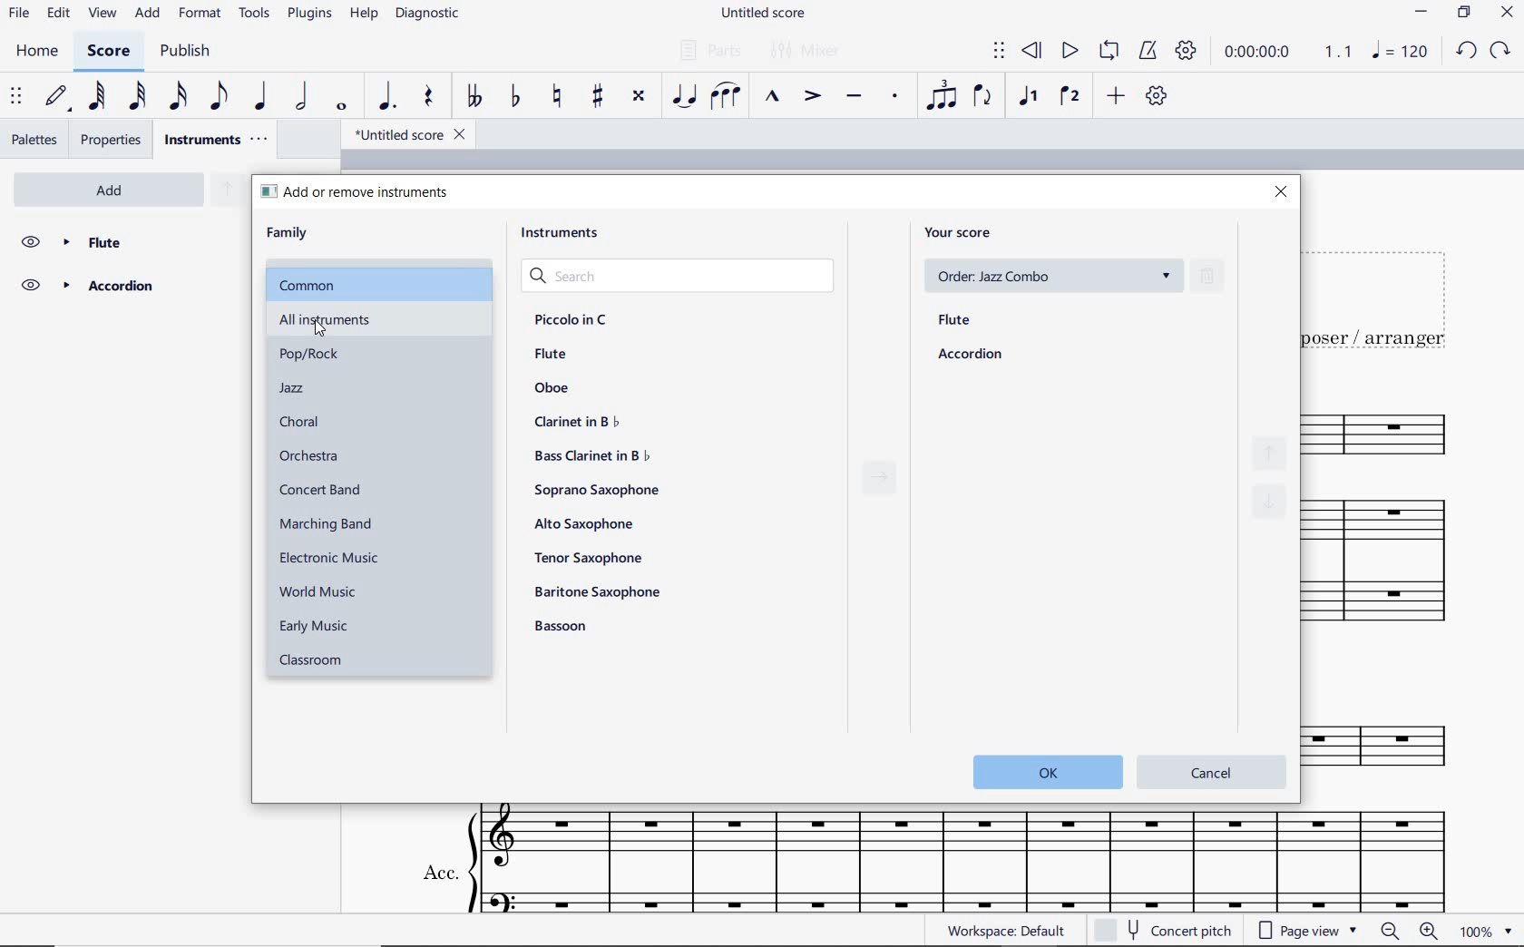 Image resolution: width=1524 pixels, height=947 pixels. What do you see at coordinates (1114, 97) in the screenshot?
I see `add` at bounding box center [1114, 97].